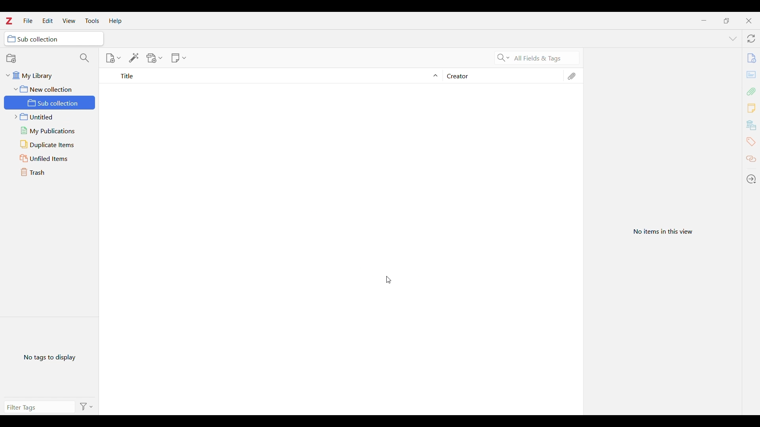  I want to click on Filter options, so click(90, 406).